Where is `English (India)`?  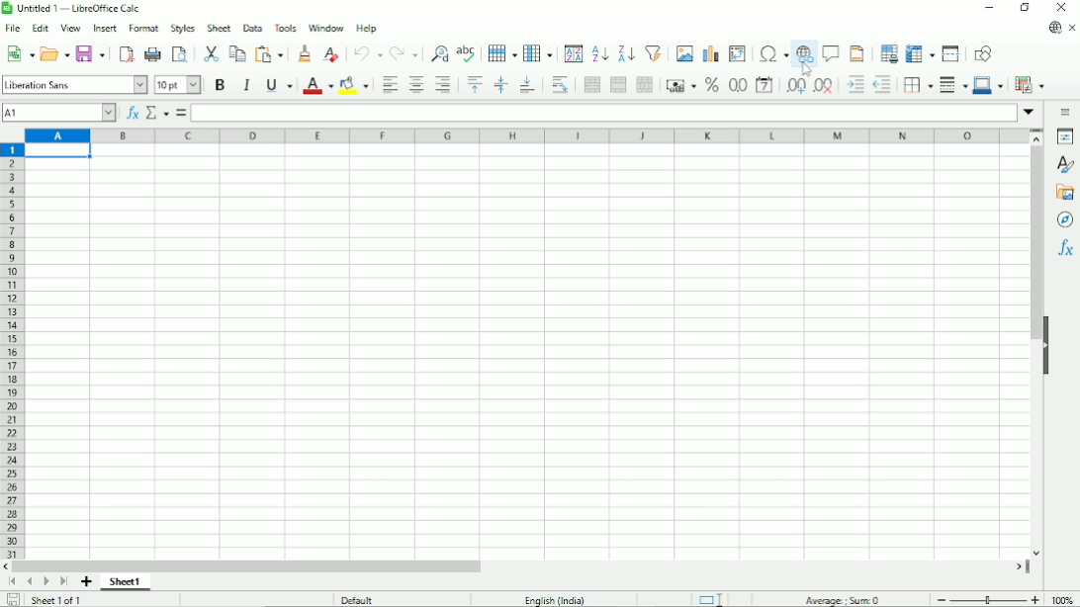 English (India) is located at coordinates (553, 598).